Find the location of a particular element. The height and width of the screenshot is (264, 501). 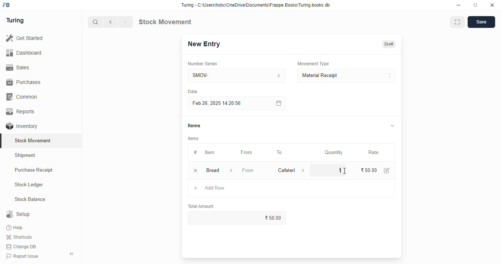

help is located at coordinates (15, 228).